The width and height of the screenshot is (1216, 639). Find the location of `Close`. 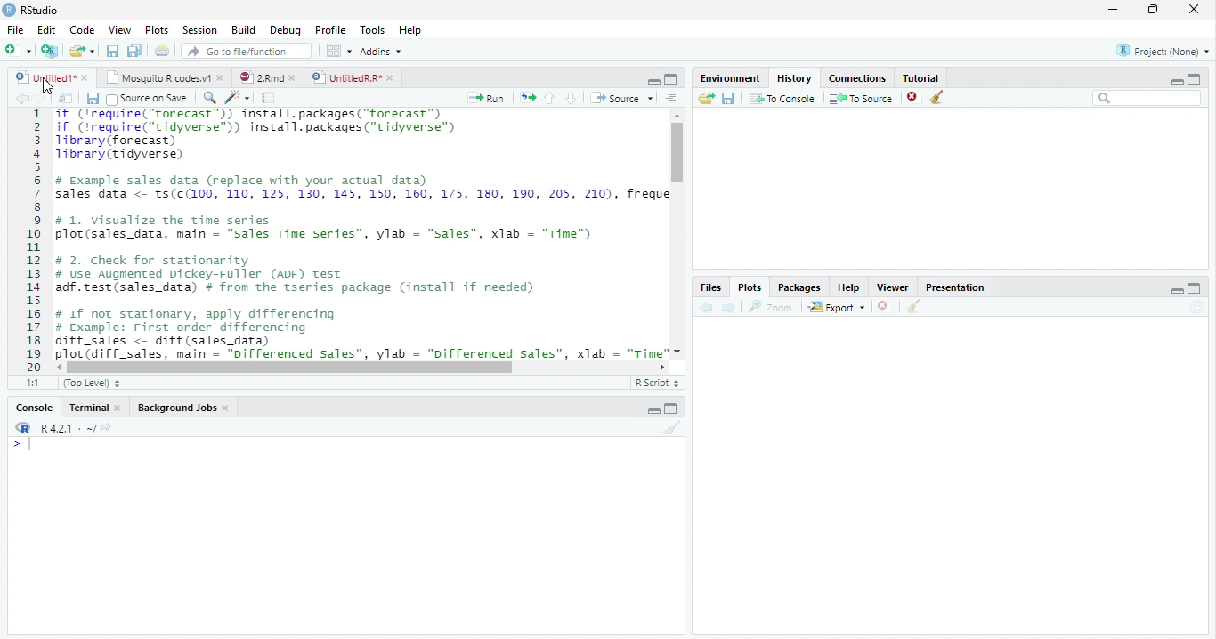

Close is located at coordinates (1196, 10).